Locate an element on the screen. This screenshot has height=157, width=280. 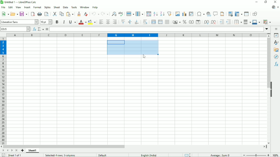
Toggle print preview is located at coordinates (47, 14).